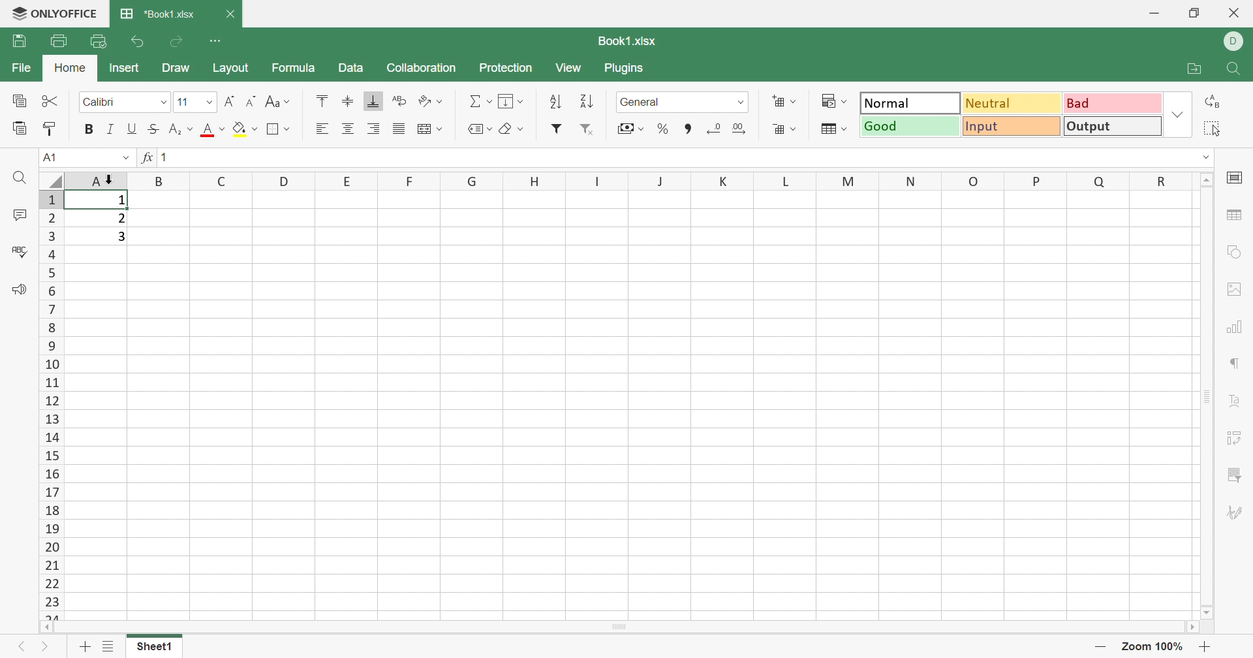 This screenshot has height=658, width=1253. Describe the element at coordinates (84, 649) in the screenshot. I see `Add sheet` at that location.